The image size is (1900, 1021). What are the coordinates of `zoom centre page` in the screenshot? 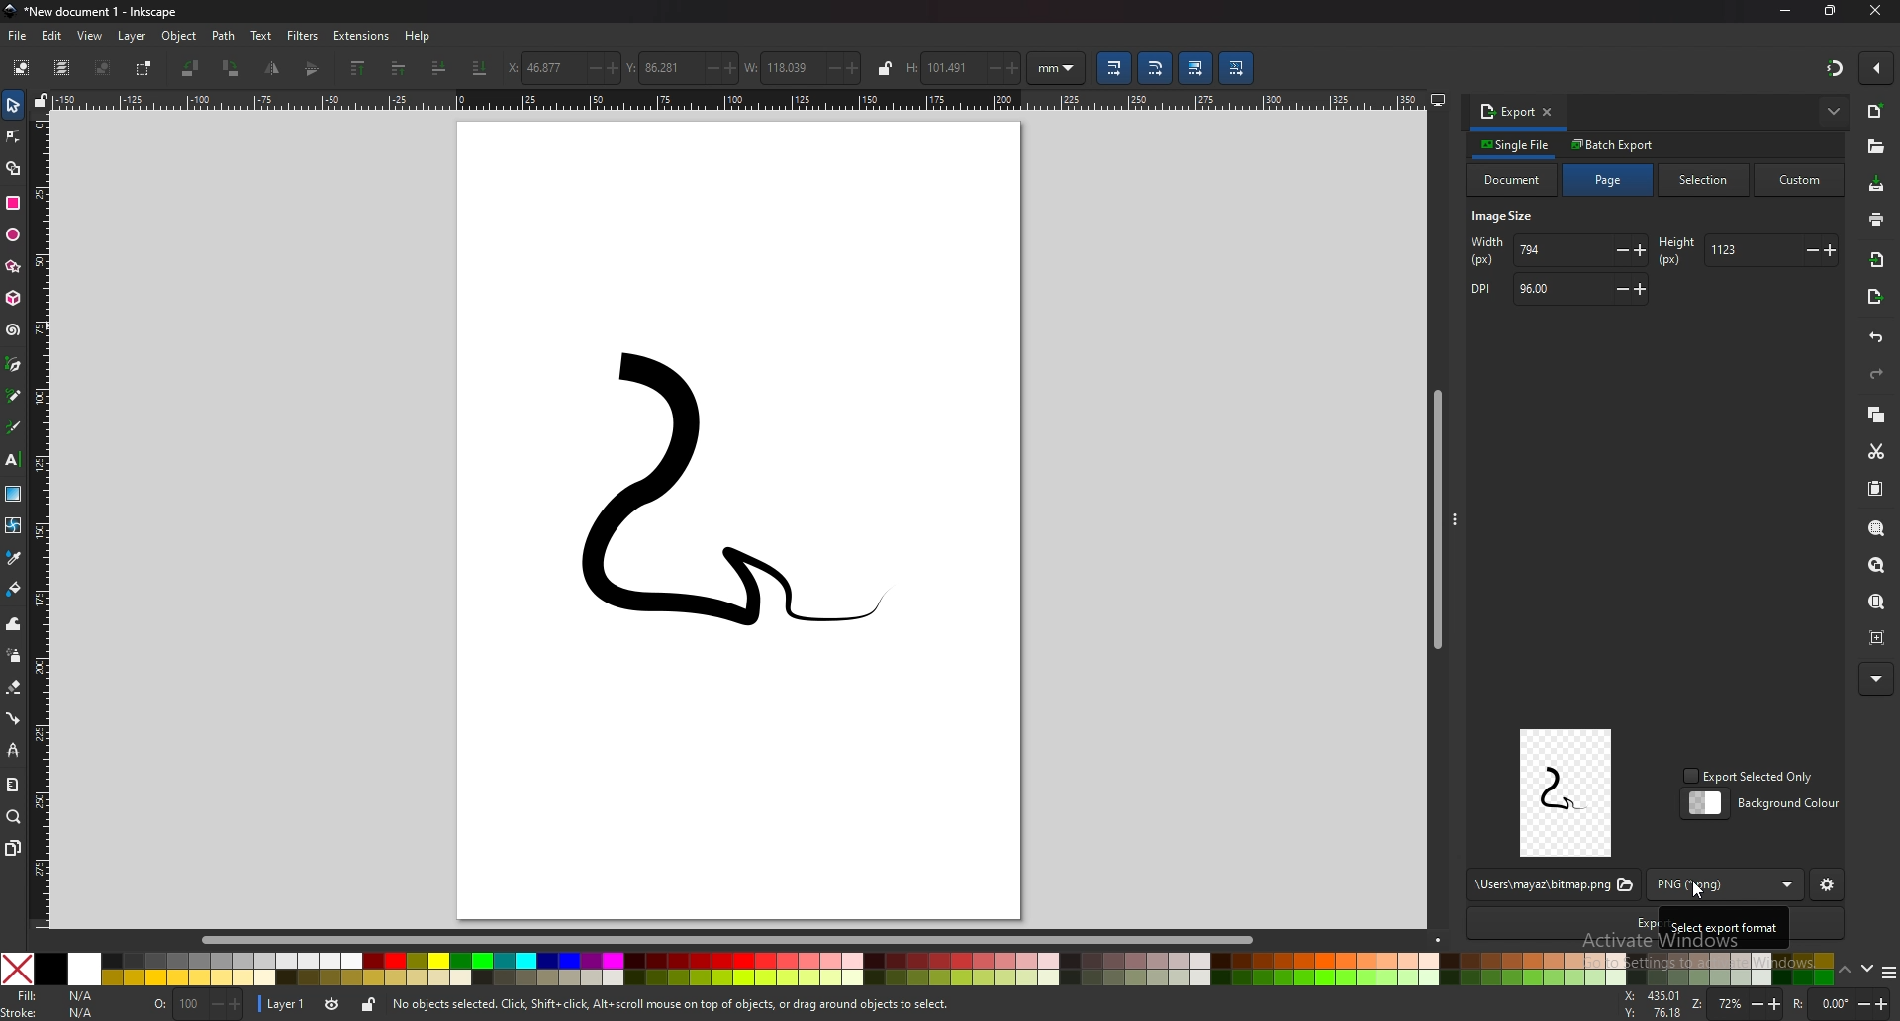 It's located at (1879, 637).